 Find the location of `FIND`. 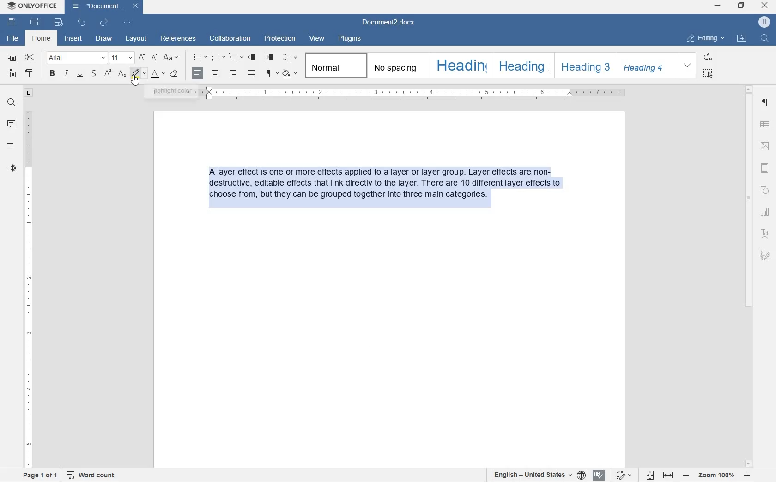

FIND is located at coordinates (11, 102).